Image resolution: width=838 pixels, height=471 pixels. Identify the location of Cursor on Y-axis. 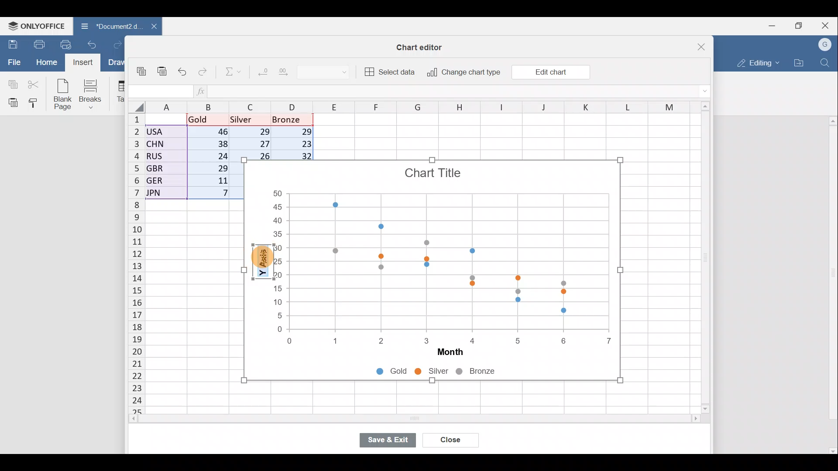
(261, 258).